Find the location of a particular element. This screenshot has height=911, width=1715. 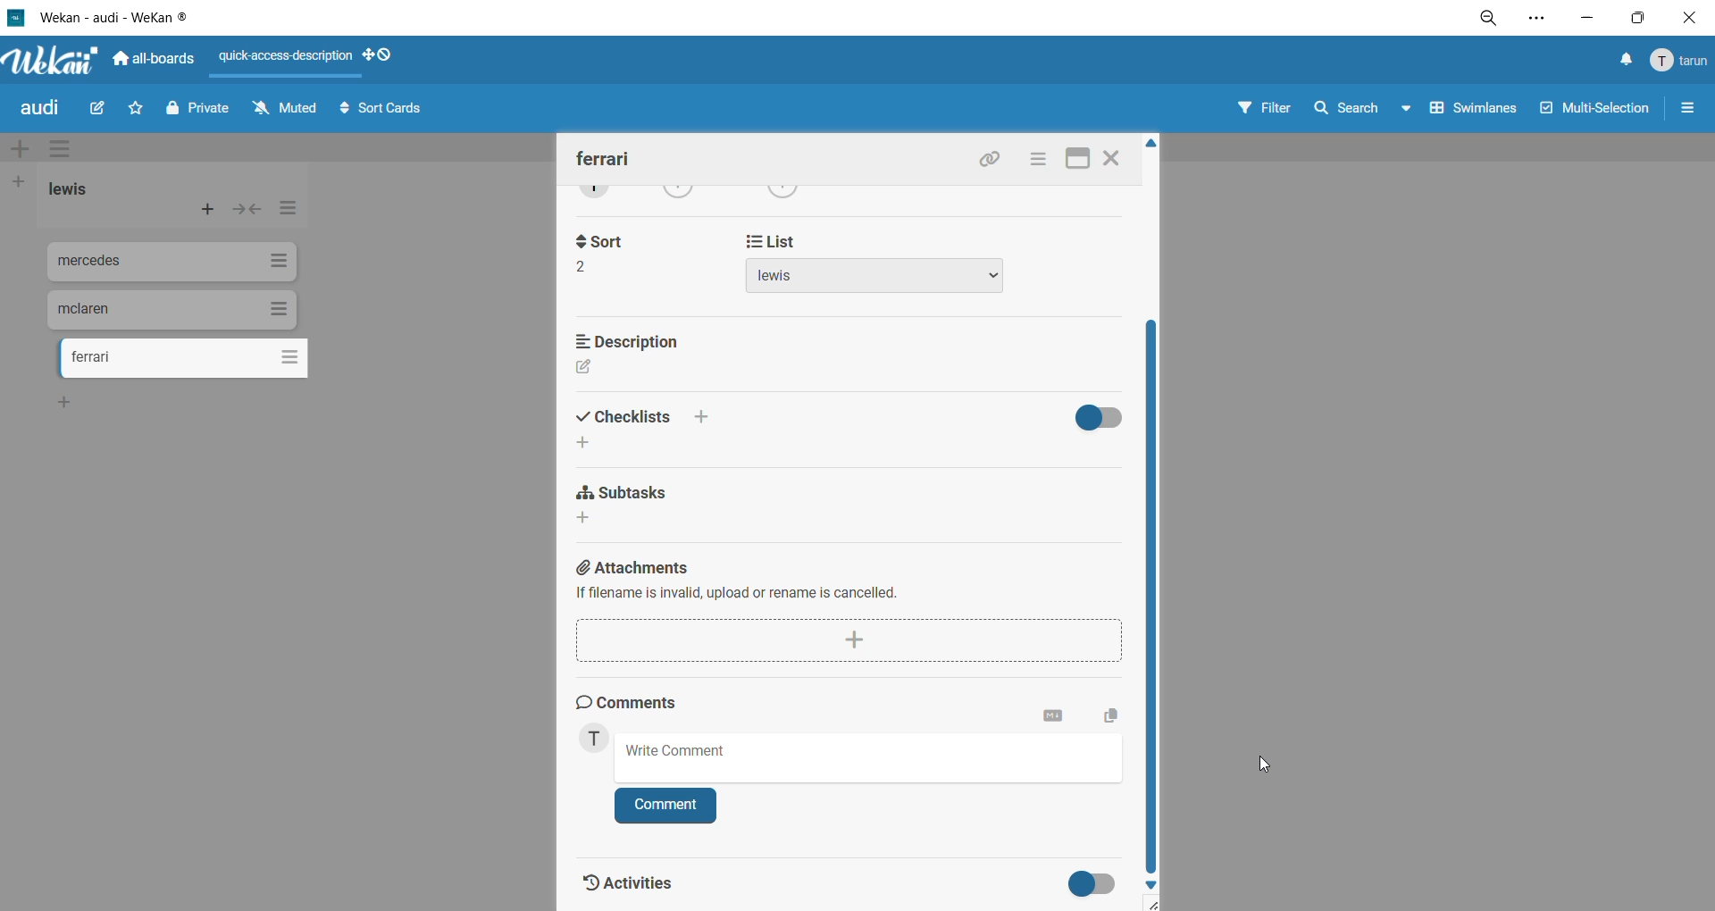

add list is located at coordinates (24, 181).